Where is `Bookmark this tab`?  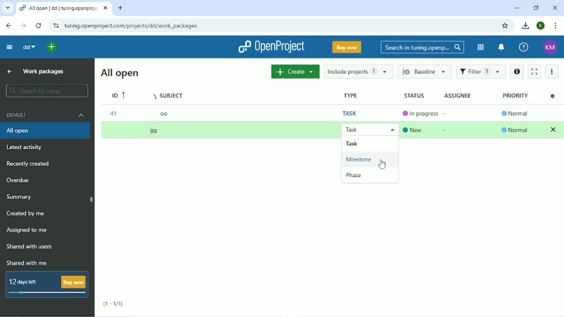 Bookmark this tab is located at coordinates (506, 26).